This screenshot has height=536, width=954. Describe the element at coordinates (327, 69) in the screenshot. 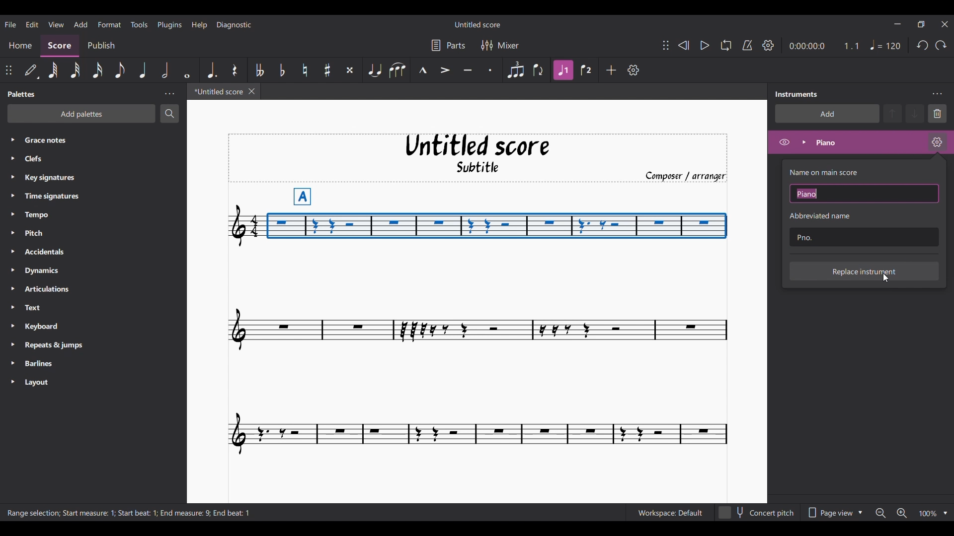

I see `Toggle sharp` at that location.